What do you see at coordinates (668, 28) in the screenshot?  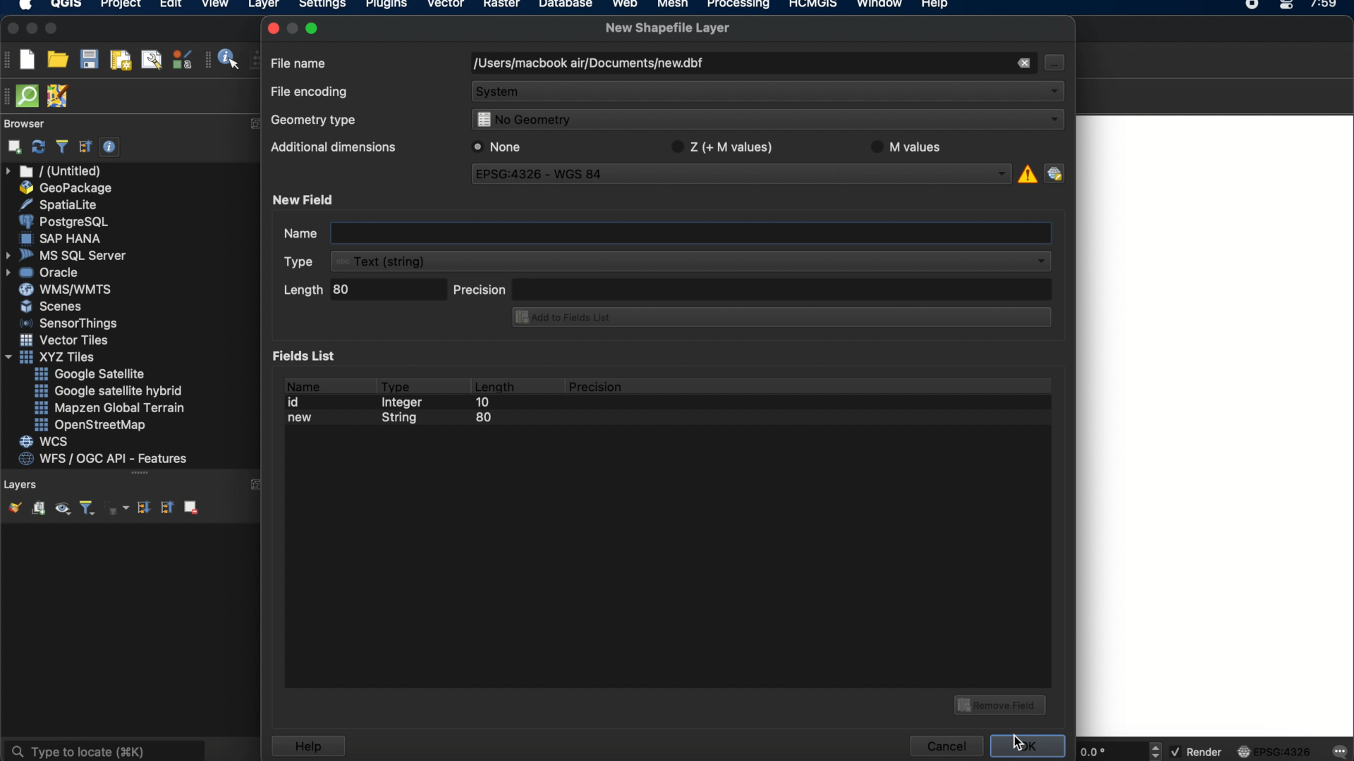 I see `new shaoefile layer` at bounding box center [668, 28].